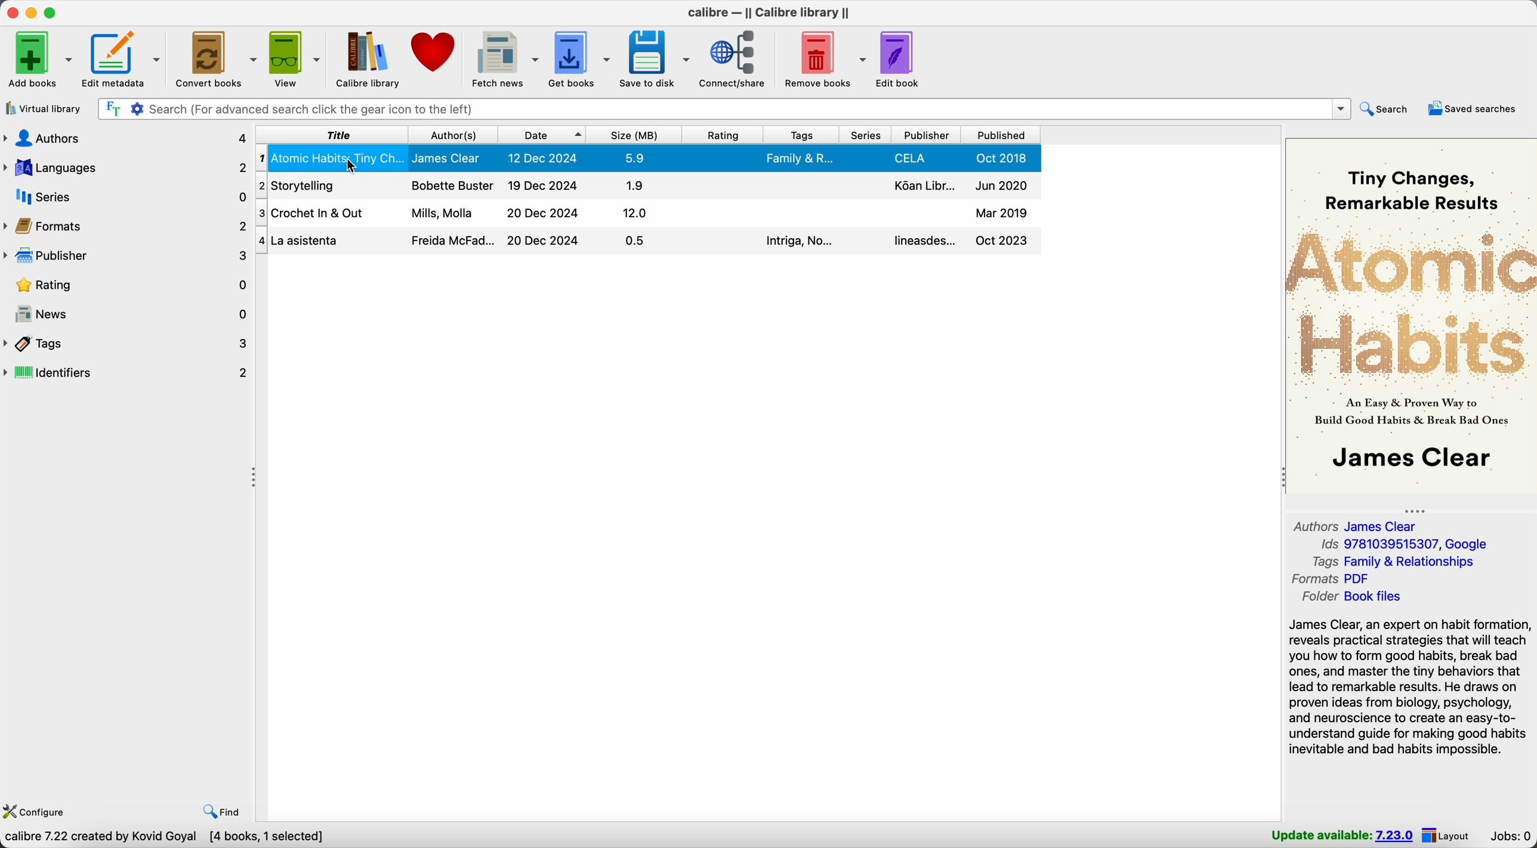 Image resolution: width=1537 pixels, height=848 pixels. What do you see at coordinates (332, 134) in the screenshot?
I see `title` at bounding box center [332, 134].